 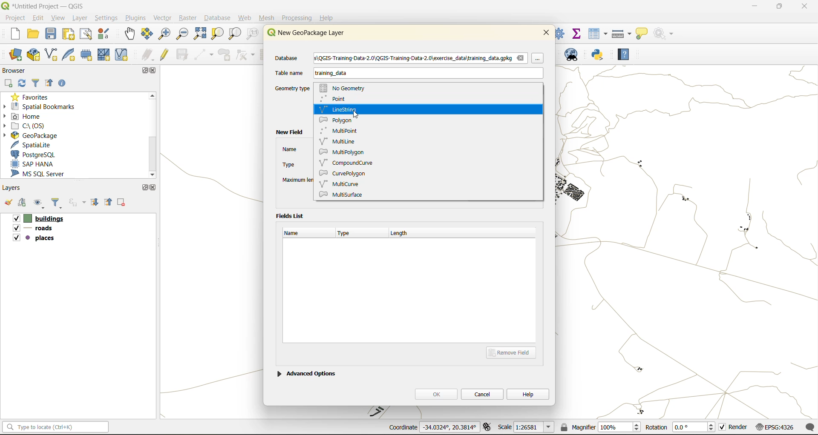 I want to click on linestring, so click(x=342, y=109).